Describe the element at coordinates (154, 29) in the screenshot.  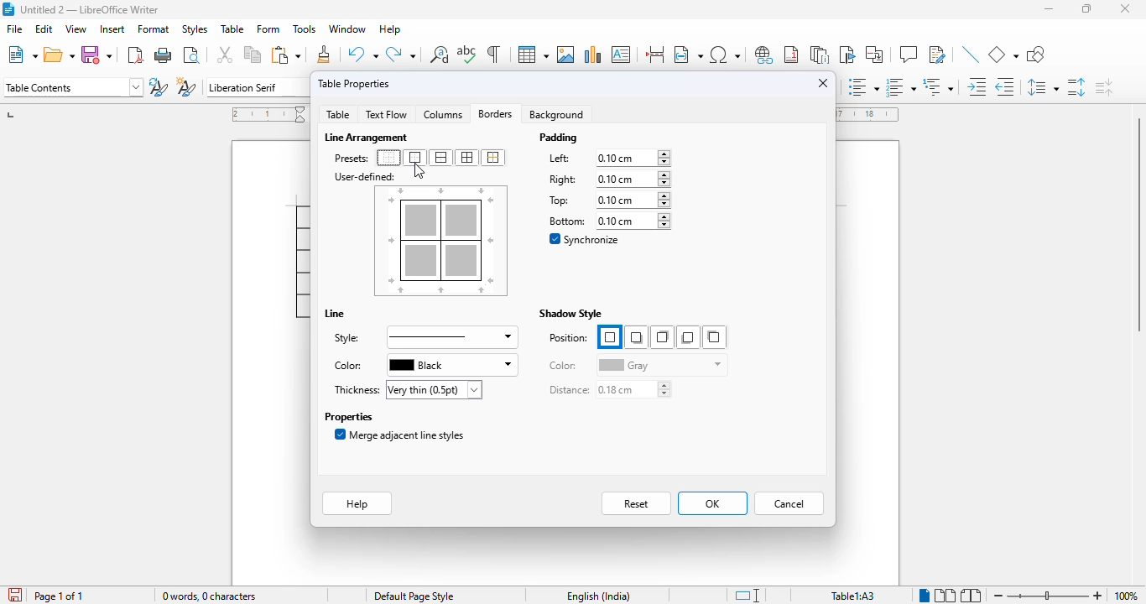
I see `format` at that location.